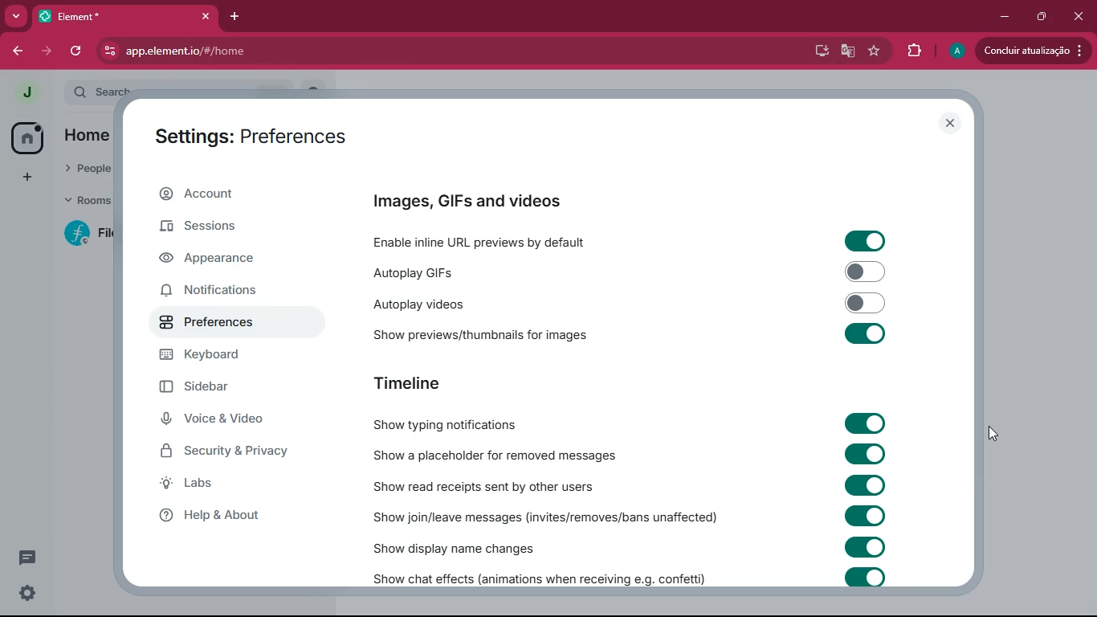  Describe the element at coordinates (957, 51) in the screenshot. I see `profile picture` at that location.